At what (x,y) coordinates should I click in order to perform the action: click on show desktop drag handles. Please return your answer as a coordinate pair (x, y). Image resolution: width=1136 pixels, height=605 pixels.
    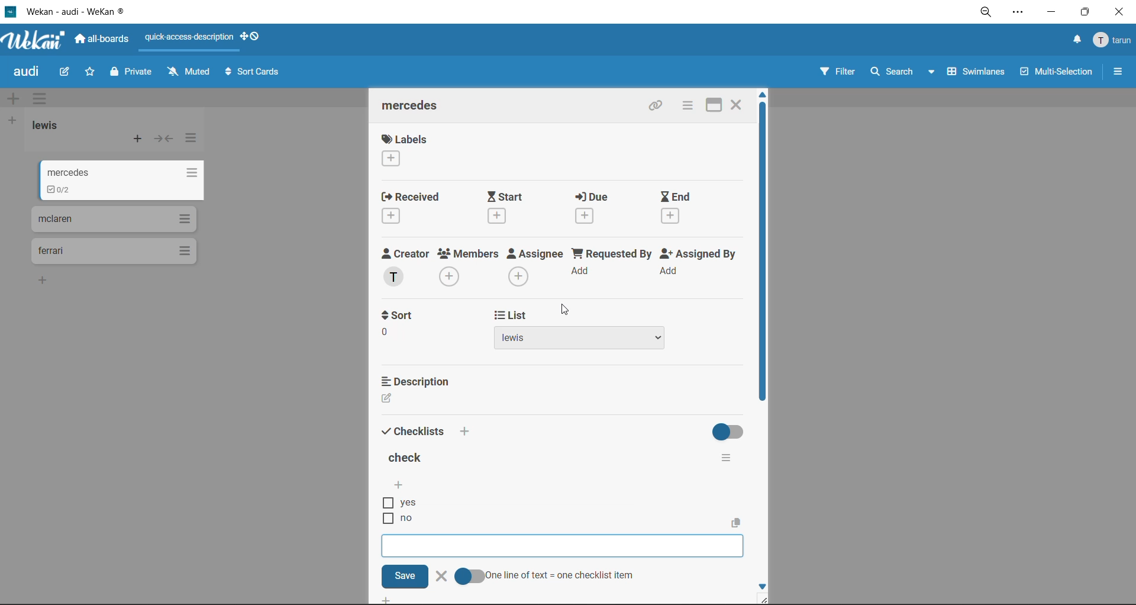
    Looking at the image, I should click on (255, 36).